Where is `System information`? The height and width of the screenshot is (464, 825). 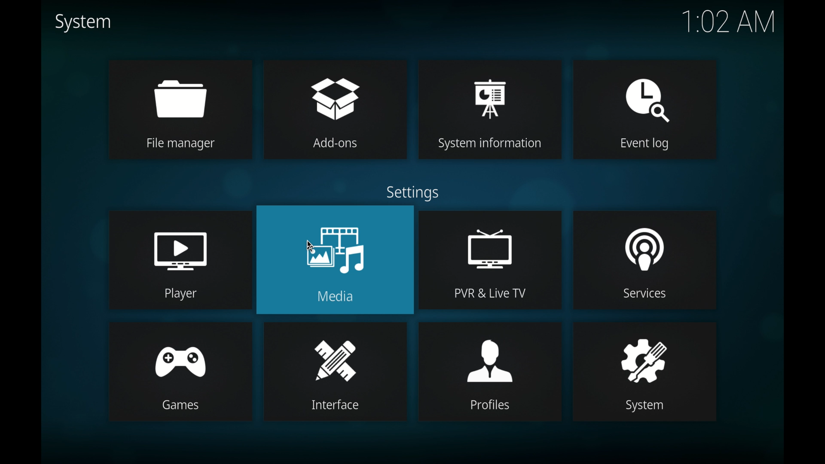 System information is located at coordinates (491, 145).